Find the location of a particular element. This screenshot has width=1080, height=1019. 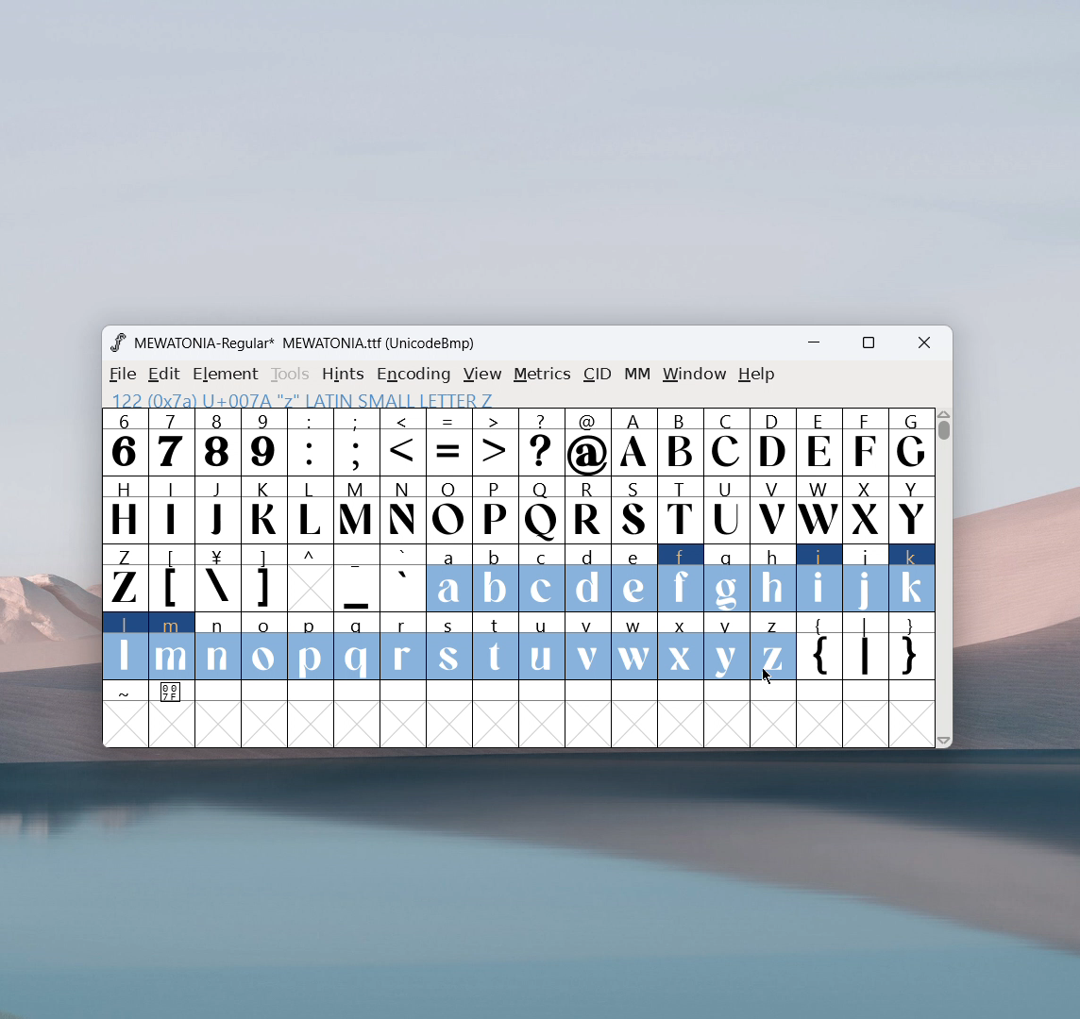

encoding is located at coordinates (413, 373).